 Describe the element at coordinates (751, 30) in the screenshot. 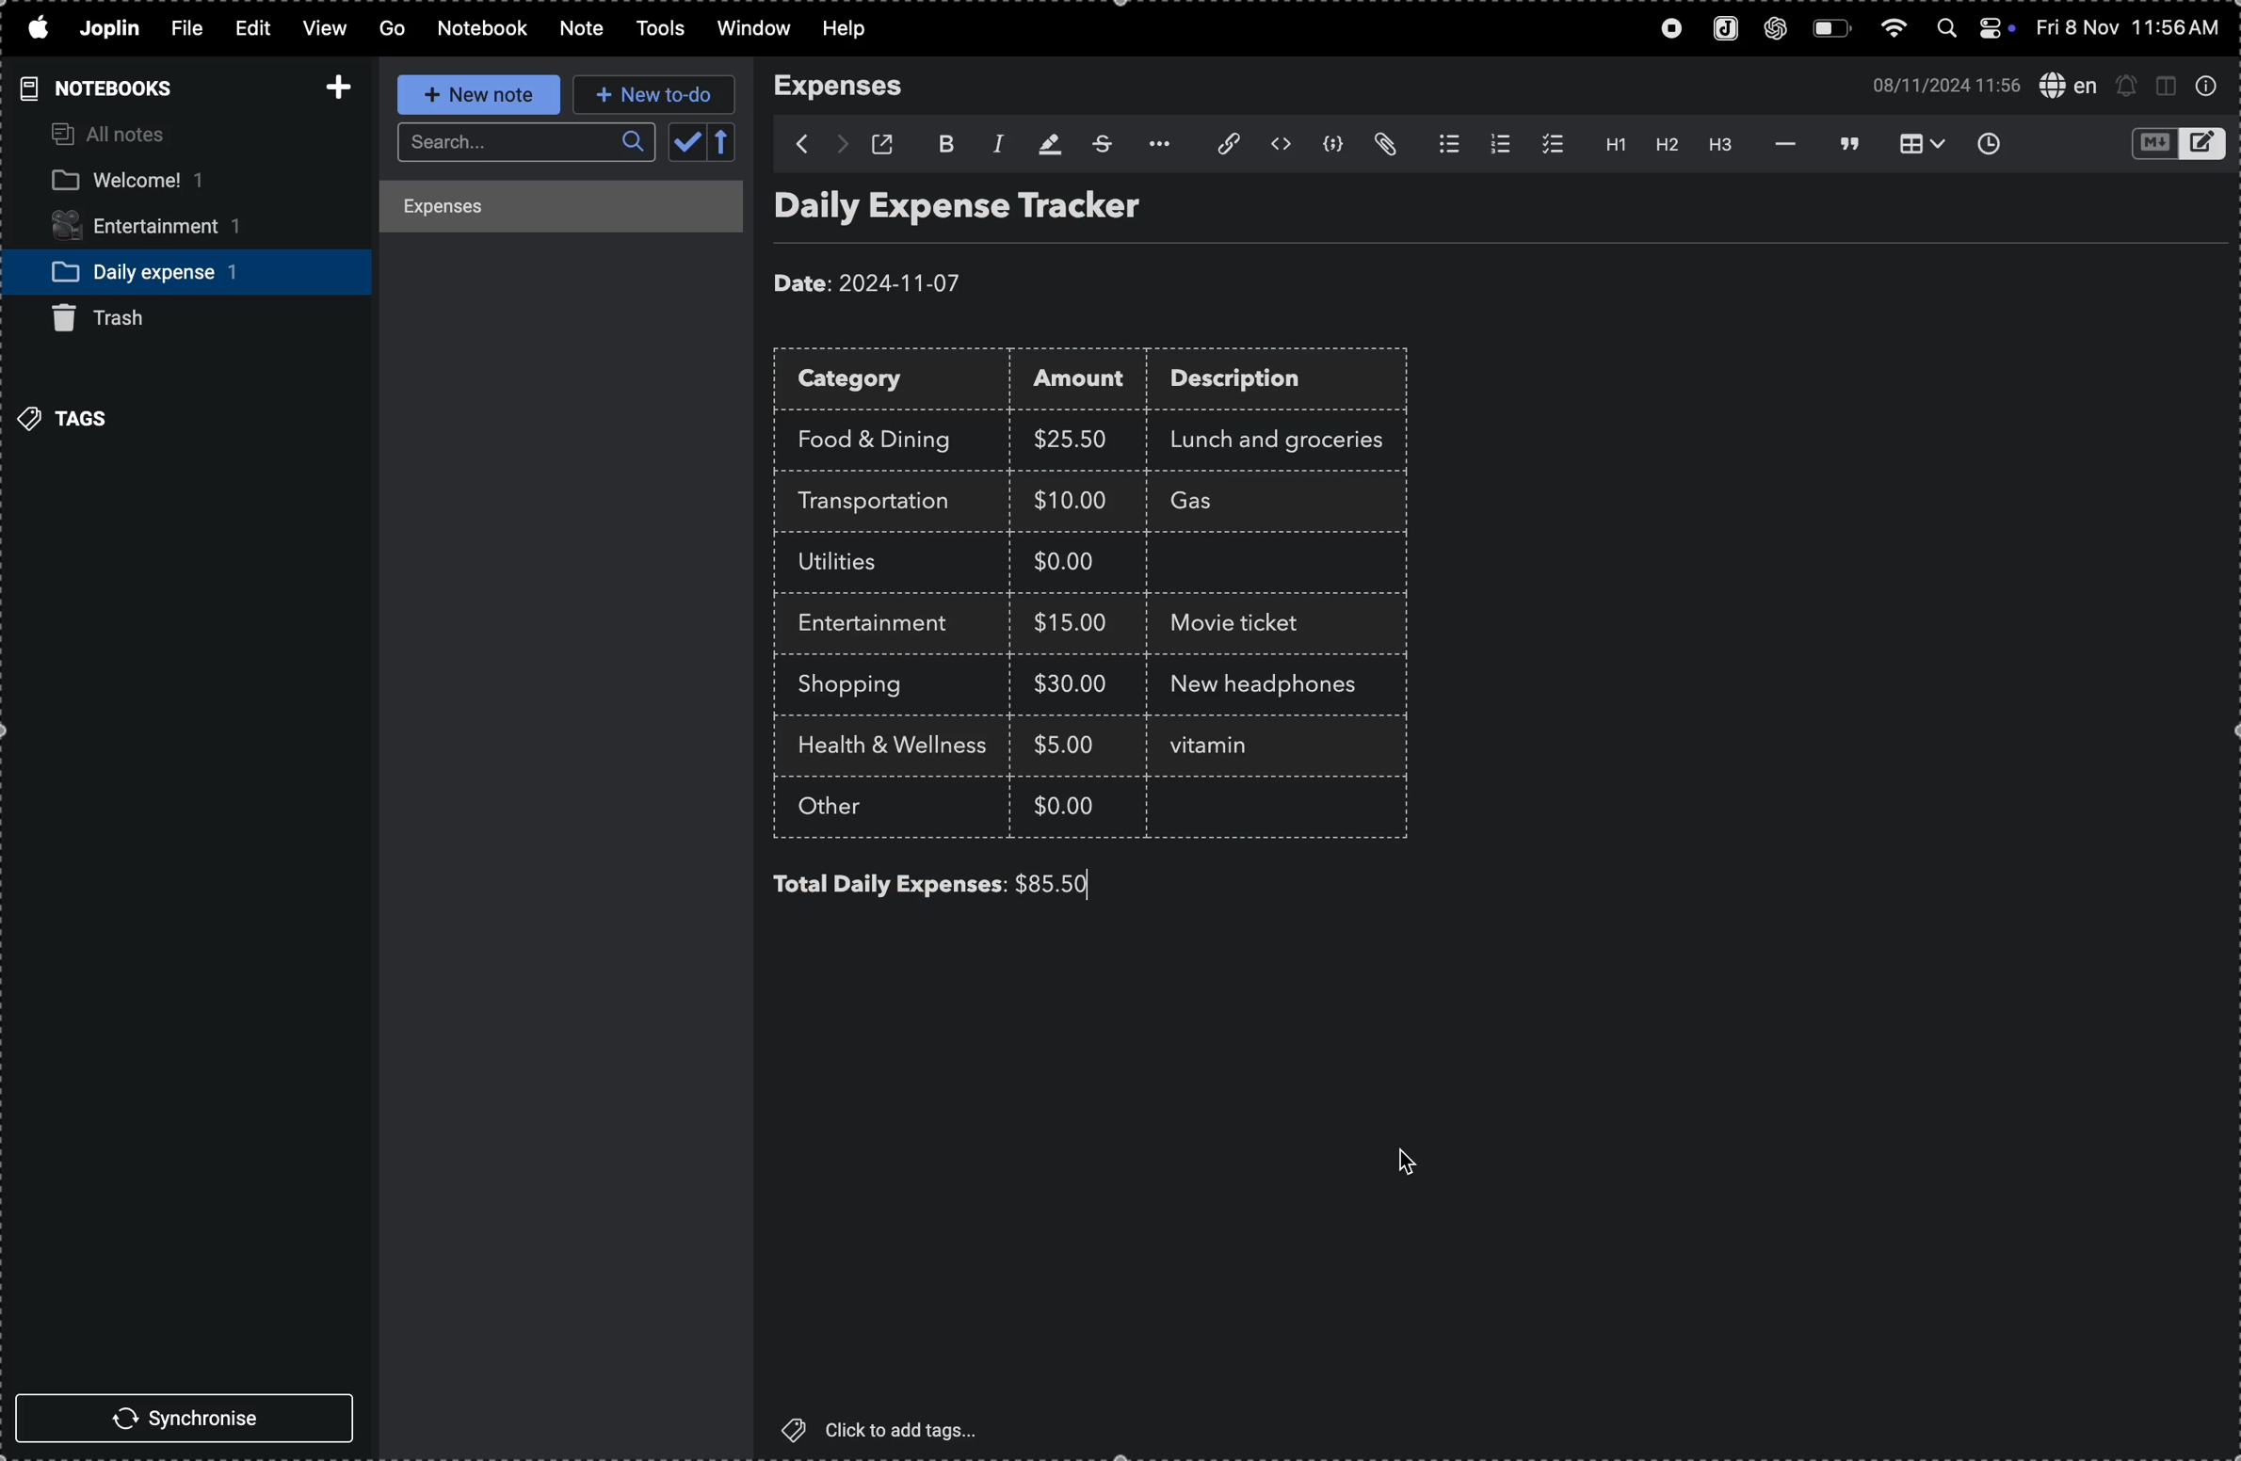

I see `window` at that location.